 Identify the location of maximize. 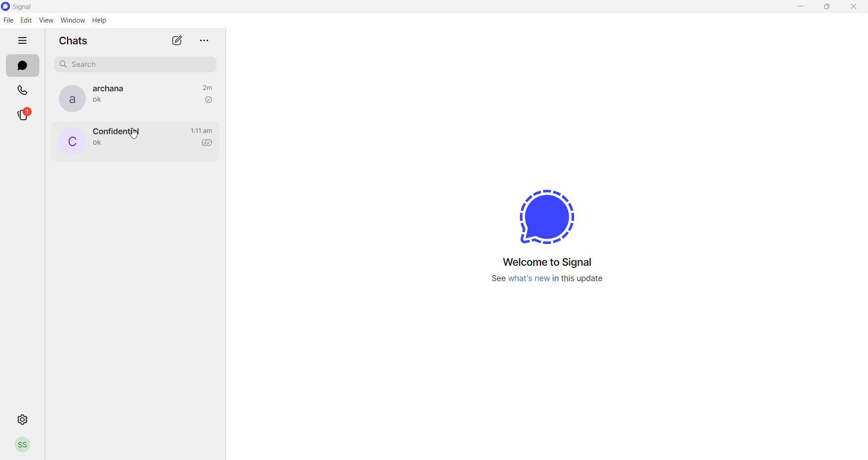
(827, 8).